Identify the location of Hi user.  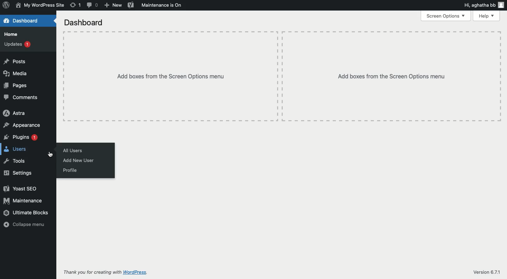
(484, 5).